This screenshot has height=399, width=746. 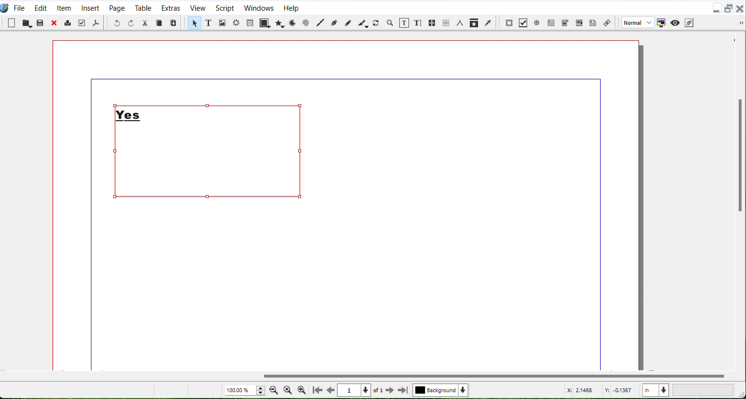 I want to click on Image Preview Quality, so click(x=637, y=22).